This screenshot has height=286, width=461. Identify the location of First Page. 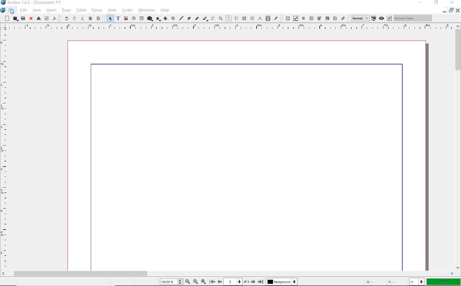
(212, 281).